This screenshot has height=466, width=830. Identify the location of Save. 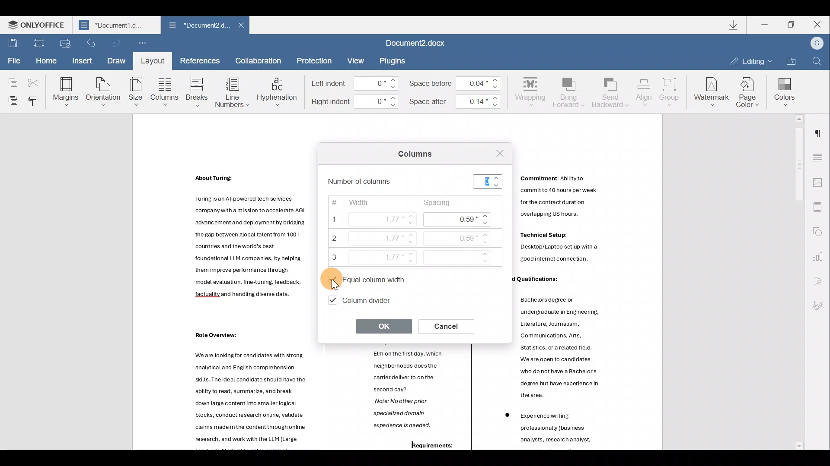
(11, 44).